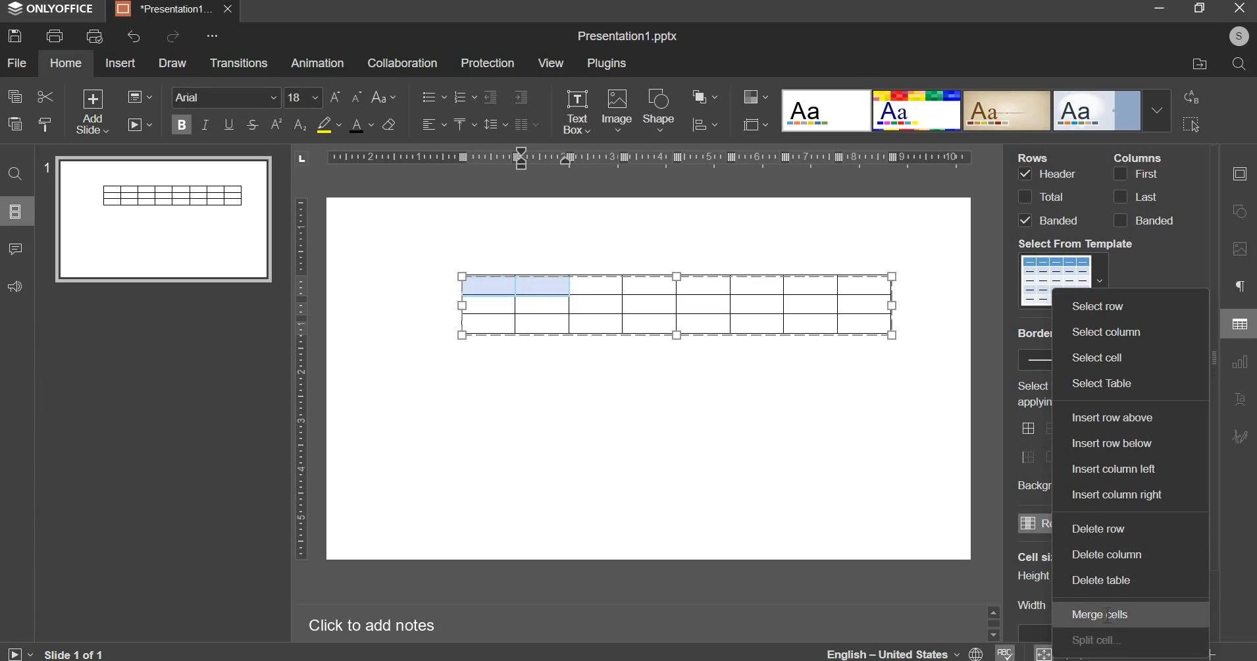 The image size is (1257, 661). I want to click on design, so click(975, 109).